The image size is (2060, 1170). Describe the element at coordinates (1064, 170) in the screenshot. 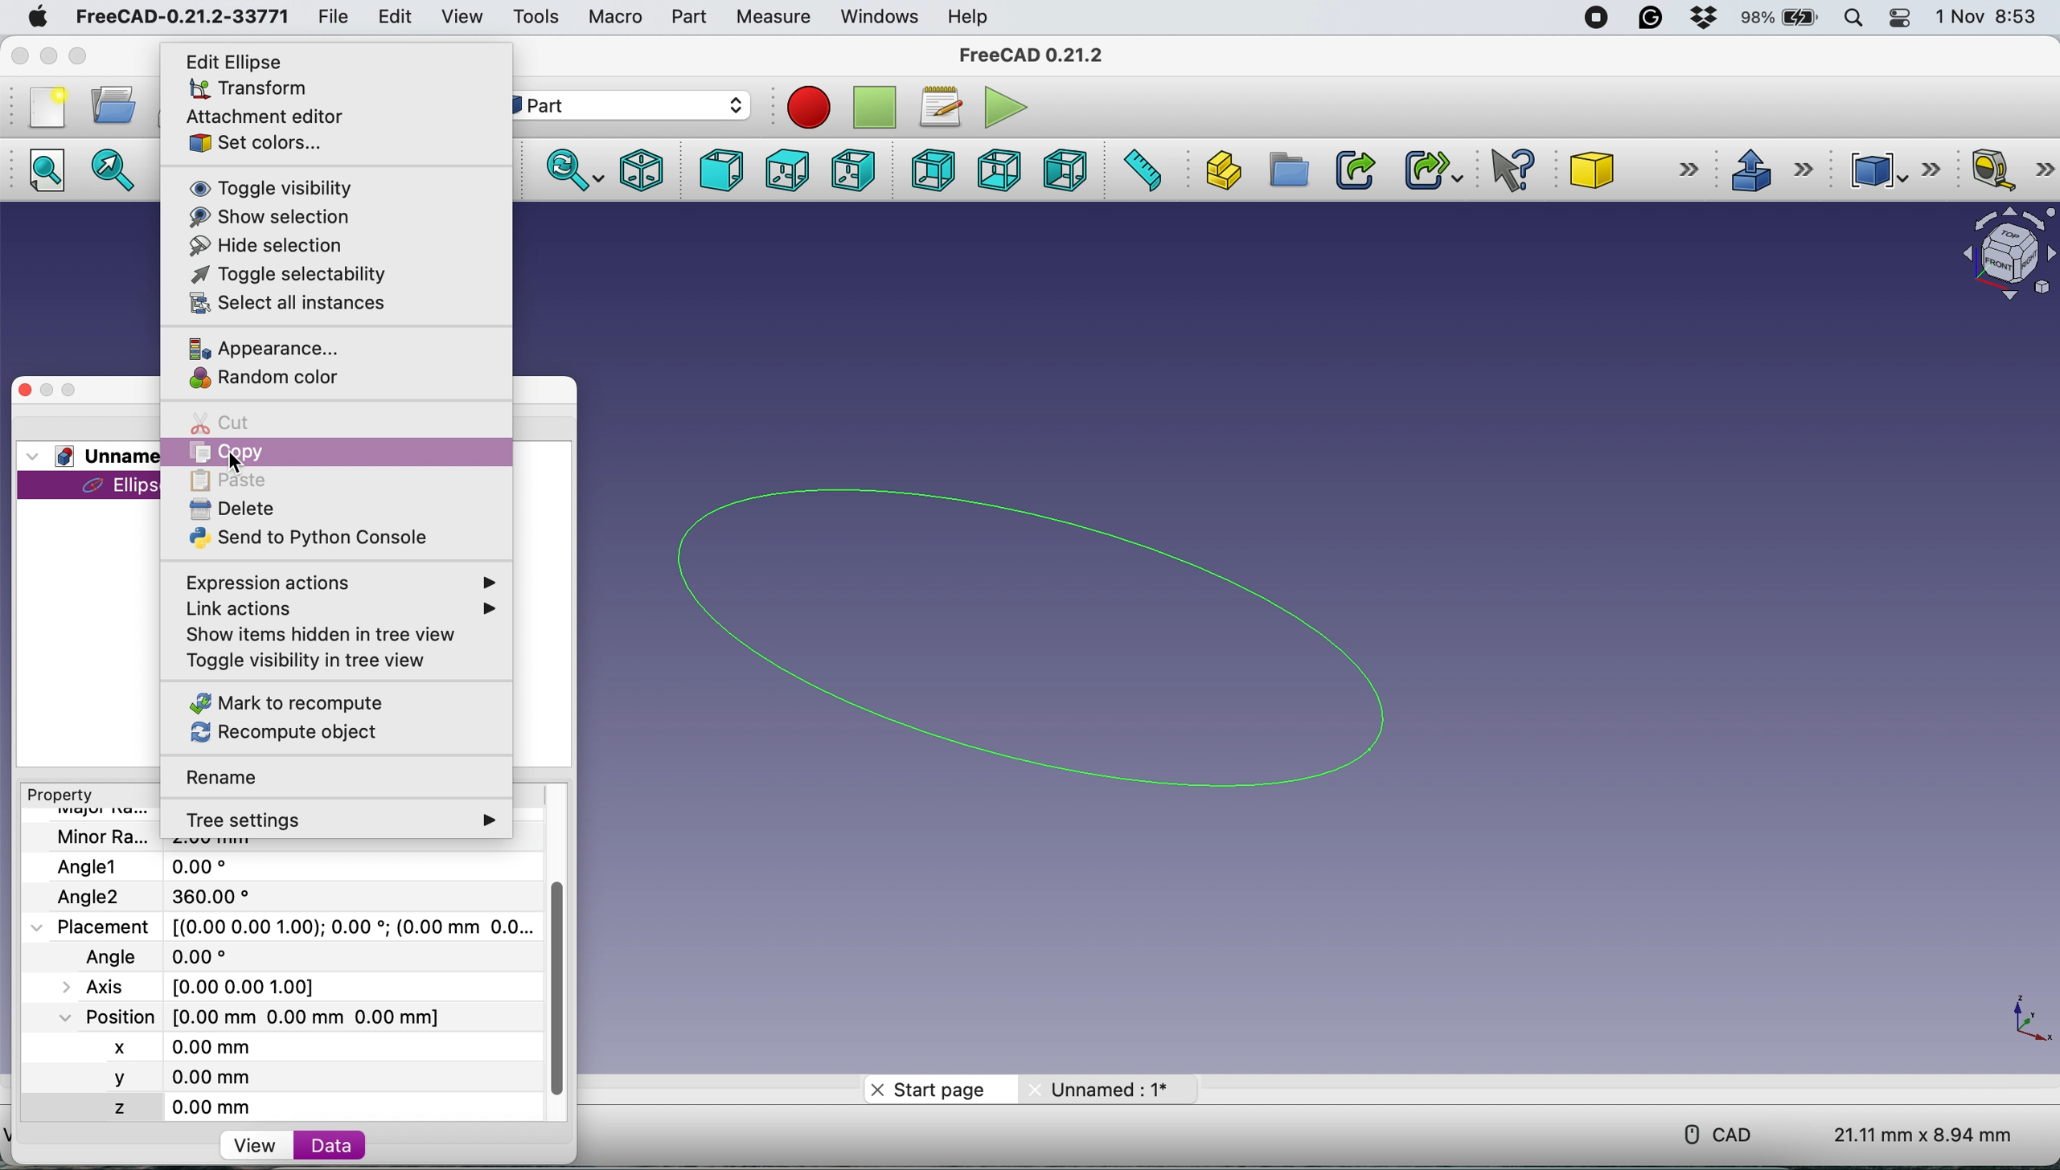

I see `left` at that location.